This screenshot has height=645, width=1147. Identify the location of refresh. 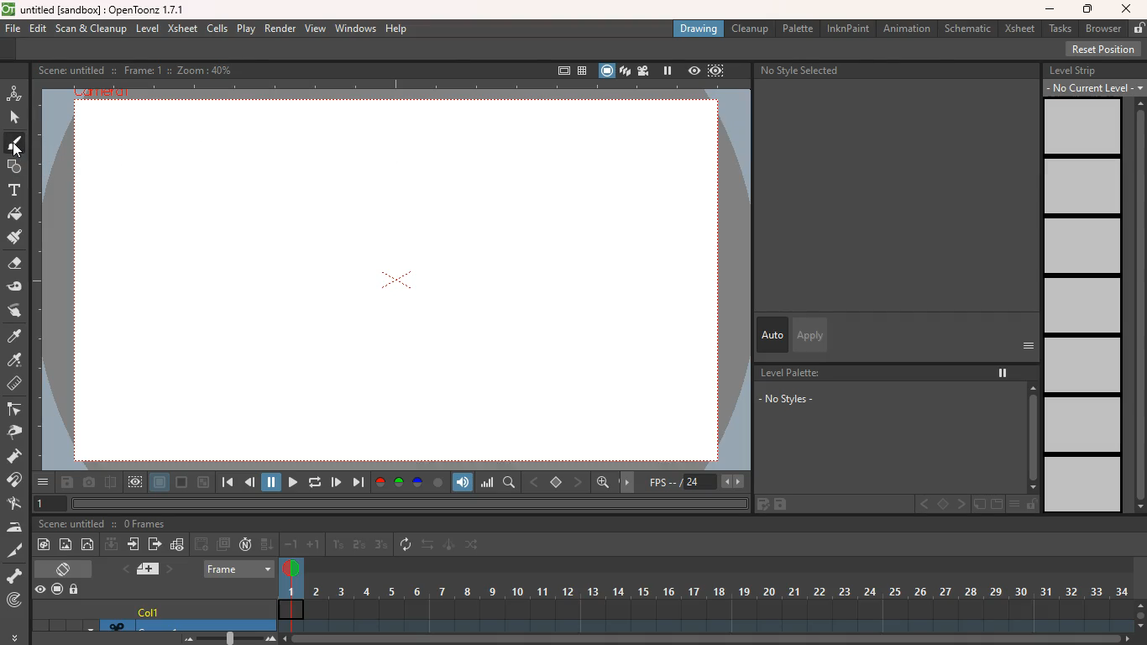
(406, 544).